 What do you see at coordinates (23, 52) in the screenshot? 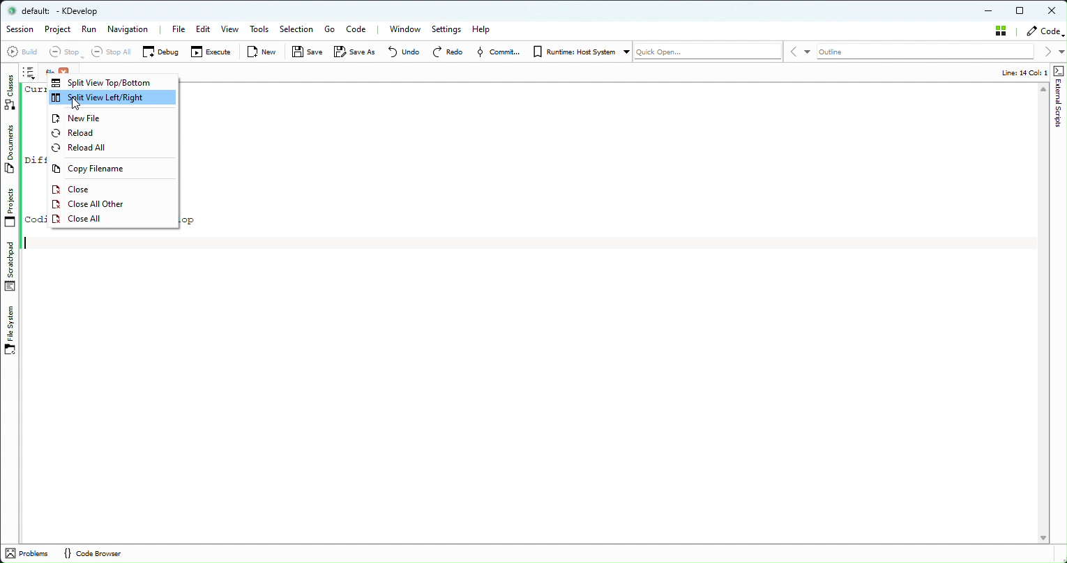
I see `Build` at bounding box center [23, 52].